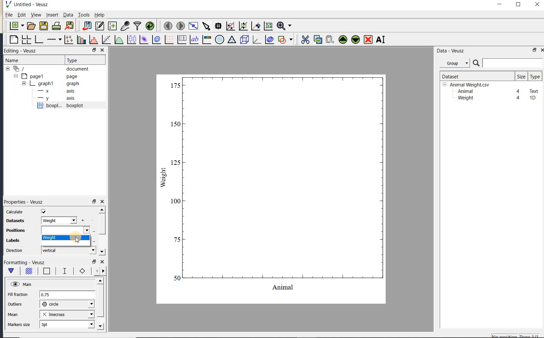 The image size is (544, 338). What do you see at coordinates (15, 304) in the screenshot?
I see `outliers` at bounding box center [15, 304].